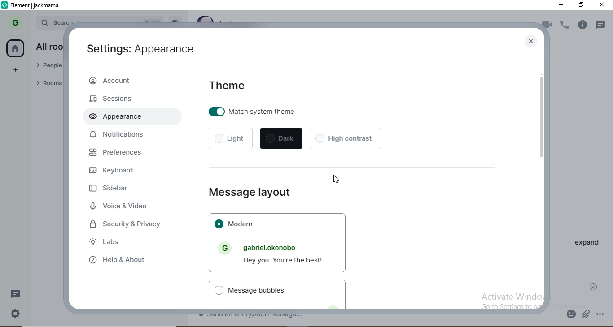 This screenshot has height=327, width=613. Describe the element at coordinates (223, 248) in the screenshot. I see `profile` at that location.